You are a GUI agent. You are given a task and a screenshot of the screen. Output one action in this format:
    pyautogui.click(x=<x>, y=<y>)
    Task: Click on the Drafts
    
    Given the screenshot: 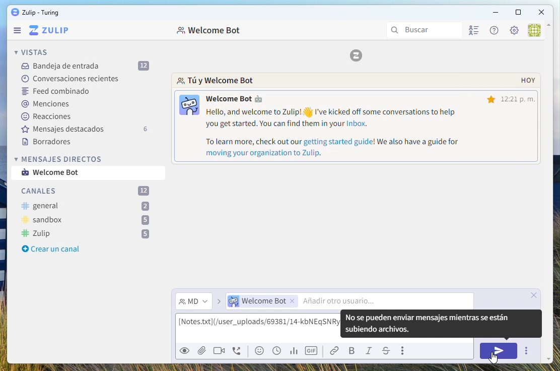 What is the action you would take?
    pyautogui.click(x=49, y=143)
    